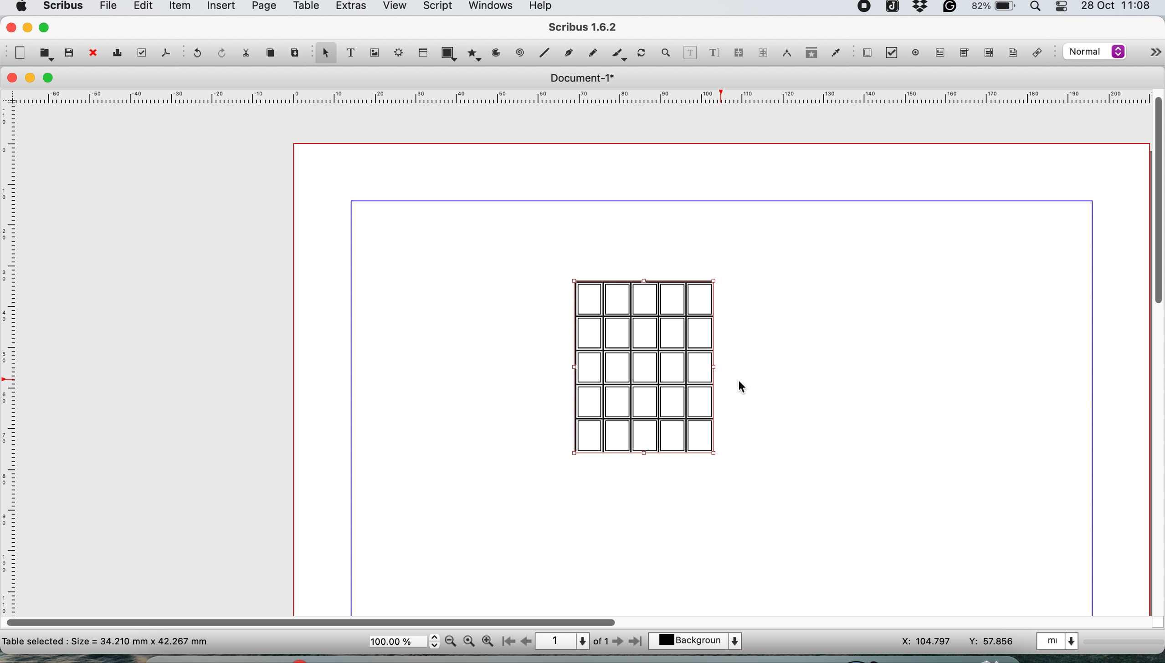 The height and width of the screenshot is (663, 1165). Describe the element at coordinates (272, 53) in the screenshot. I see `copy` at that location.